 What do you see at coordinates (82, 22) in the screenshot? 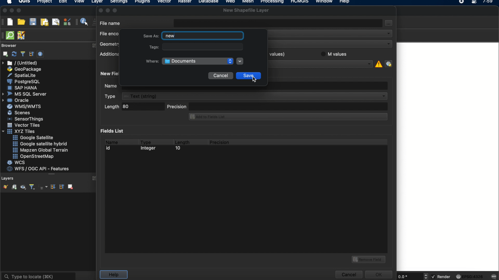
I see `identify features` at bounding box center [82, 22].